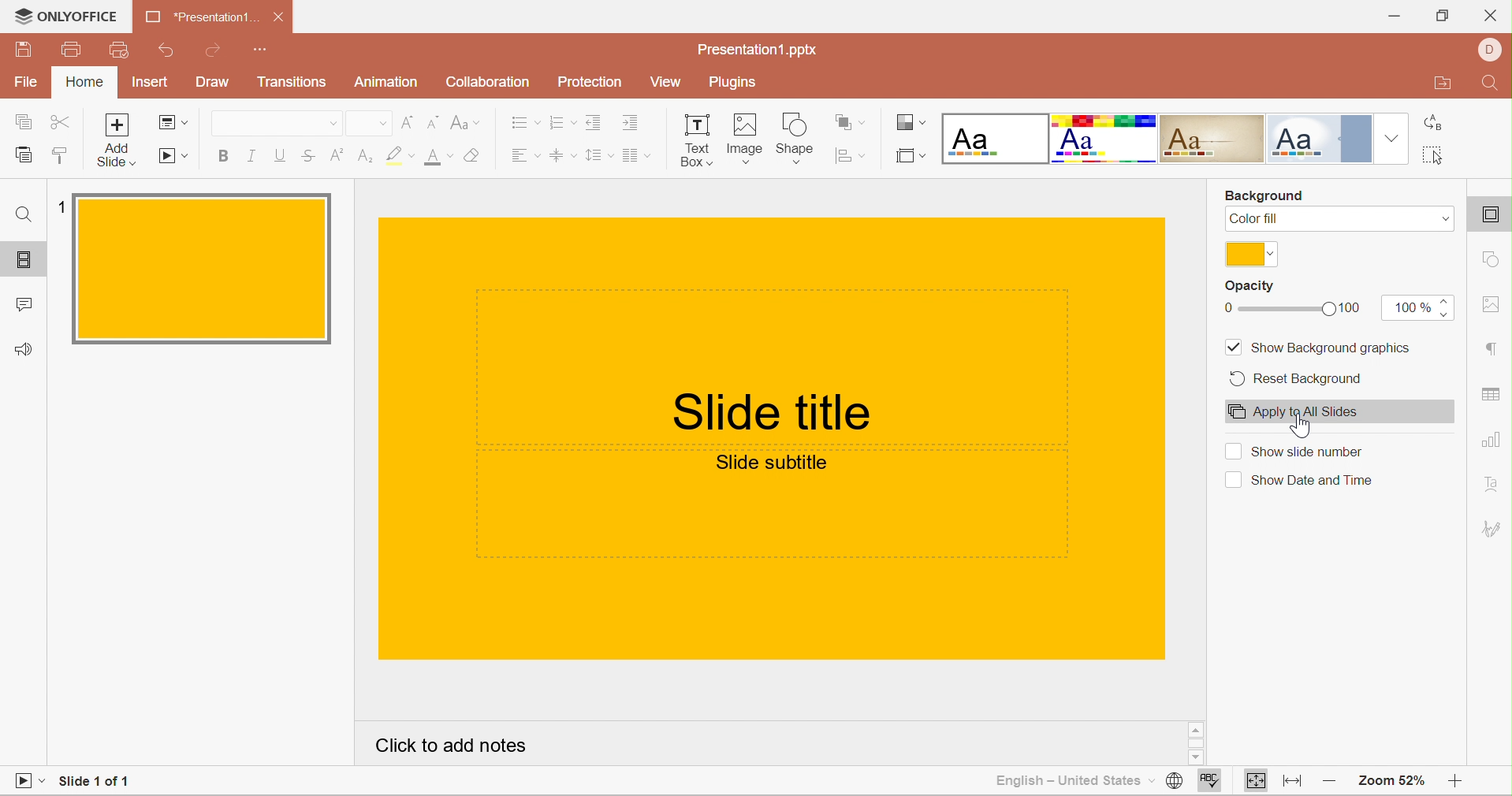 The width and height of the screenshot is (1512, 796). I want to click on ONLYOFFICE, so click(62, 18).